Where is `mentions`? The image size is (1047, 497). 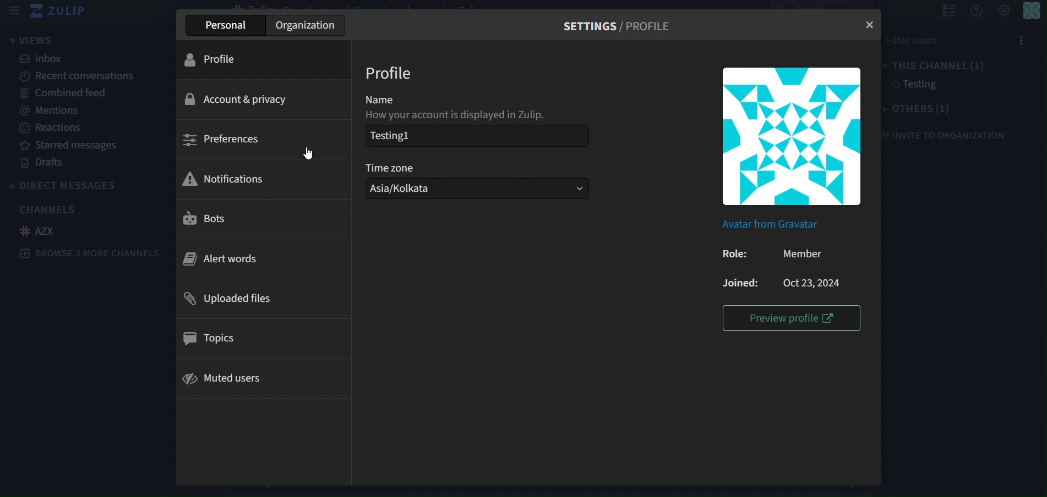 mentions is located at coordinates (52, 111).